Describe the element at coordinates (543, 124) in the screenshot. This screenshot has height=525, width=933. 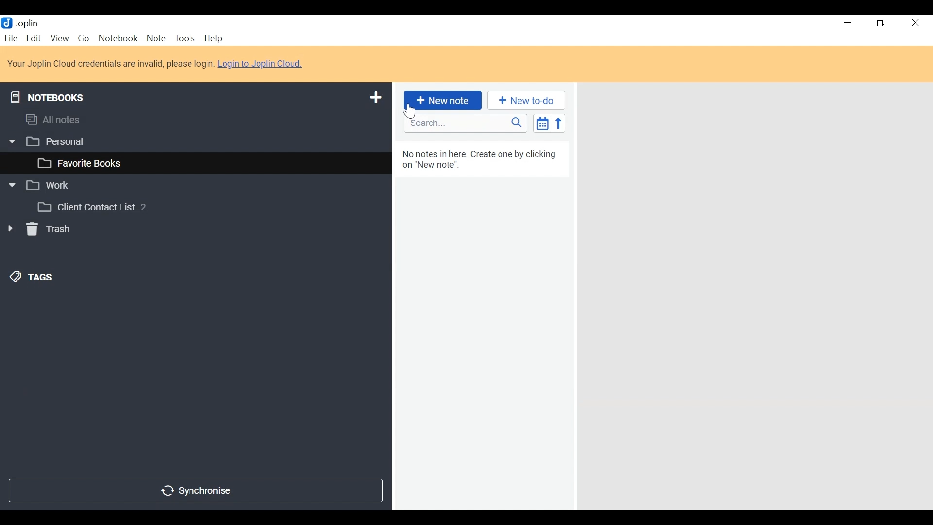
I see `Toggle sort order field ` at that location.